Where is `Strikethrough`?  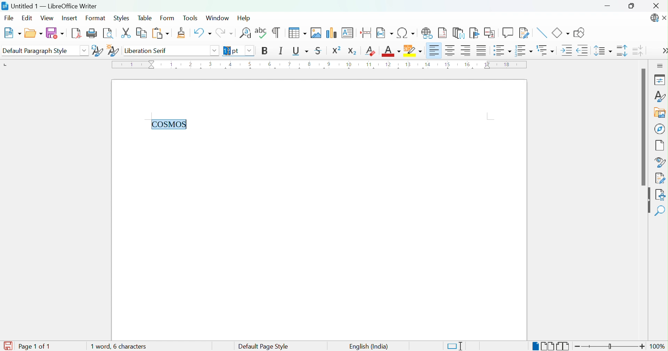
Strikethrough is located at coordinates (319, 52).